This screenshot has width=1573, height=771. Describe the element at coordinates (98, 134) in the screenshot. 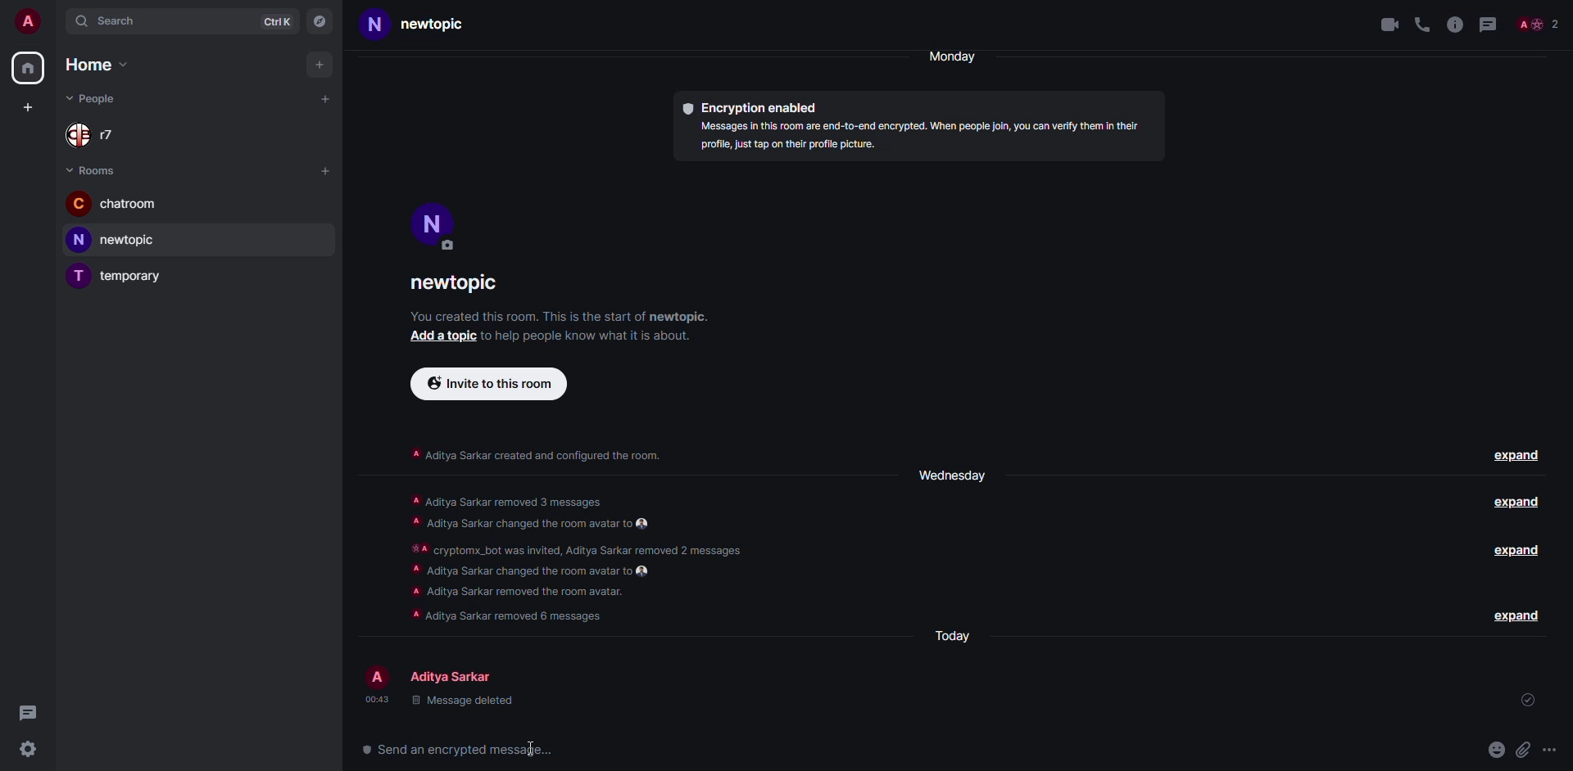

I see `people` at that location.